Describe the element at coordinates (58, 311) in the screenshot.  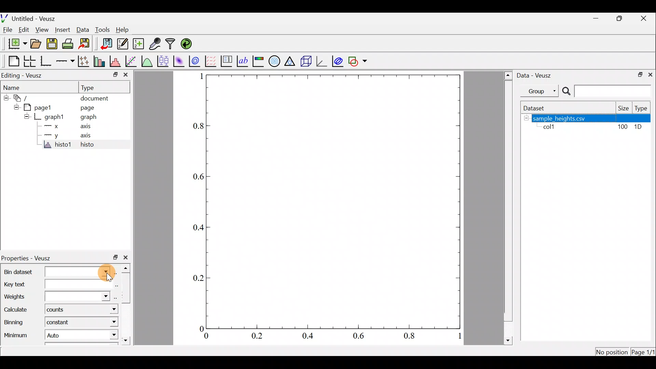
I see `counts` at that location.